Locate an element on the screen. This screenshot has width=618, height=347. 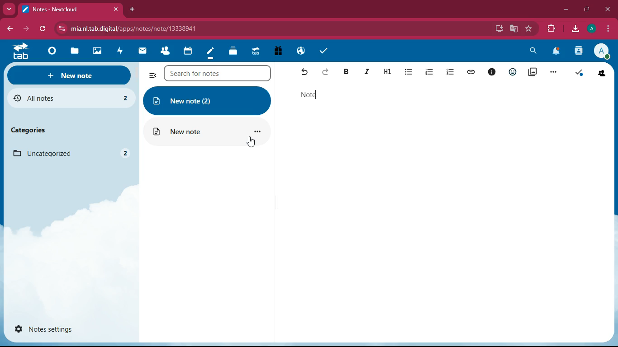
minimize is located at coordinates (565, 9).